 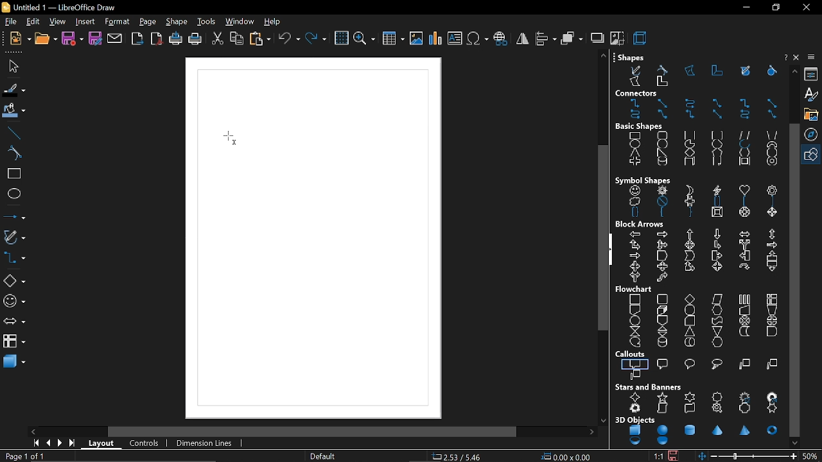 I want to click on attach, so click(x=115, y=40).